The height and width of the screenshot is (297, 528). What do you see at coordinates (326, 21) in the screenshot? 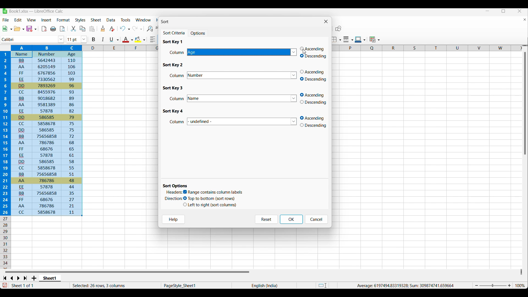
I see `Close window` at bounding box center [326, 21].